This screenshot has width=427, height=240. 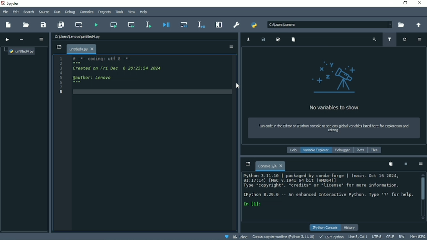 I want to click on Consoles, so click(x=86, y=12).